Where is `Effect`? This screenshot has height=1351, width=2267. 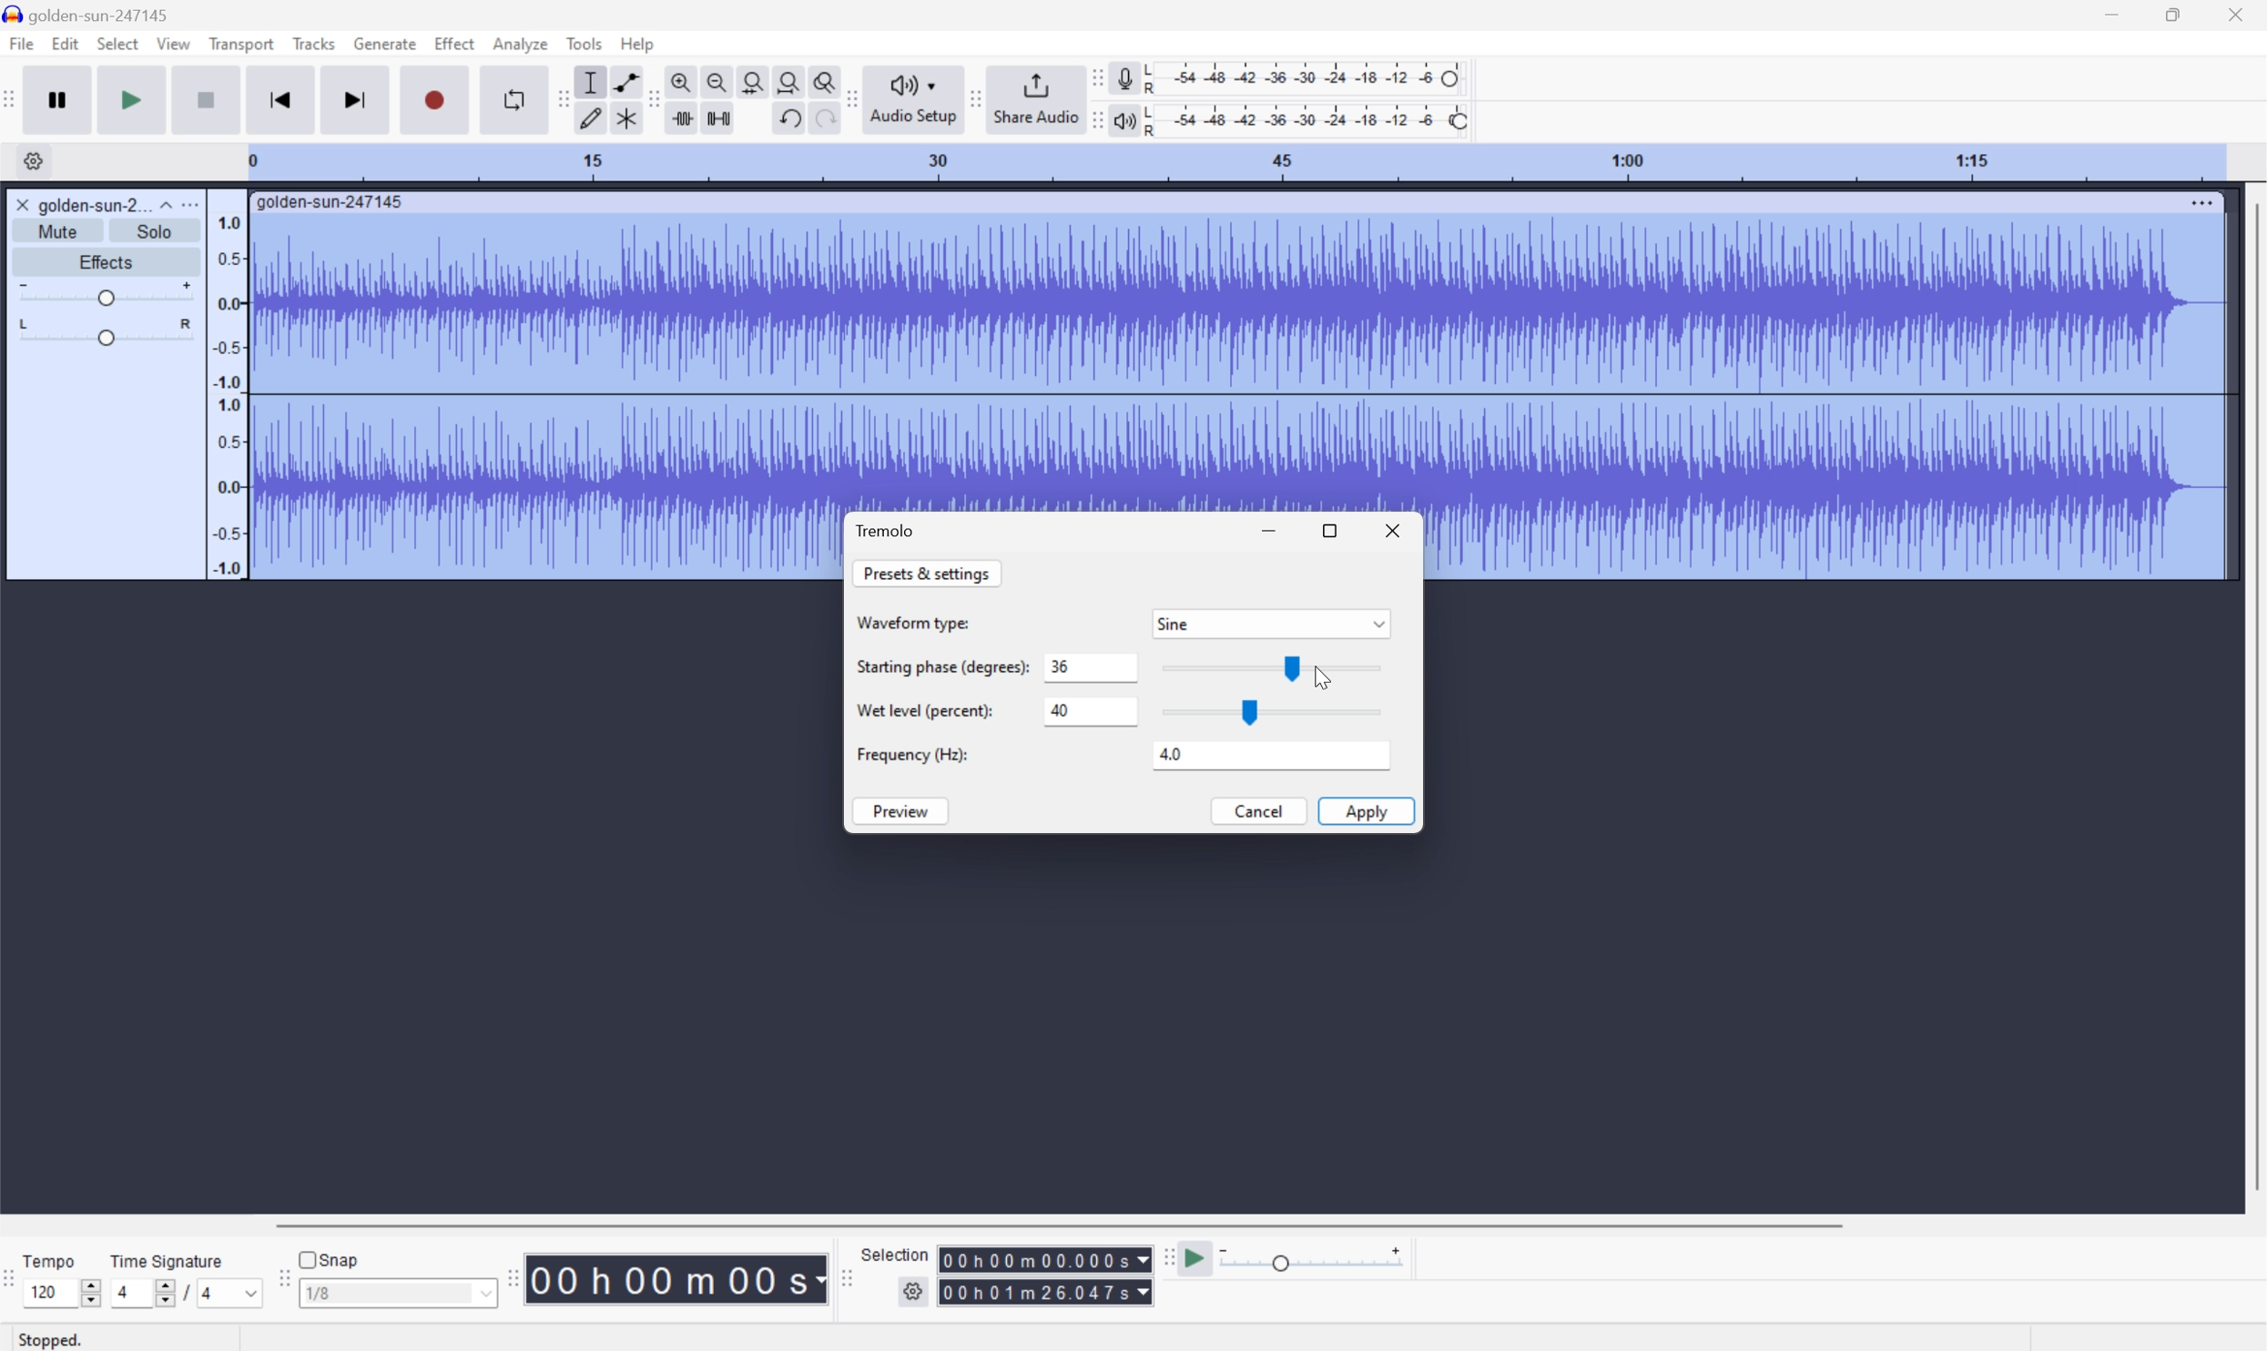 Effect is located at coordinates (455, 44).